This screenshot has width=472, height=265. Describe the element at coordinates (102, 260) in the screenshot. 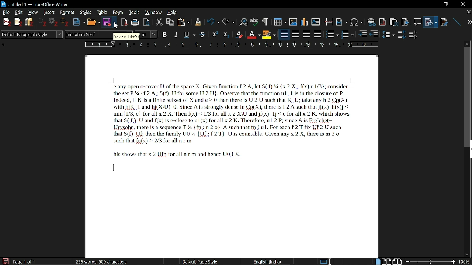

I see `236 words, 900 characters` at that location.